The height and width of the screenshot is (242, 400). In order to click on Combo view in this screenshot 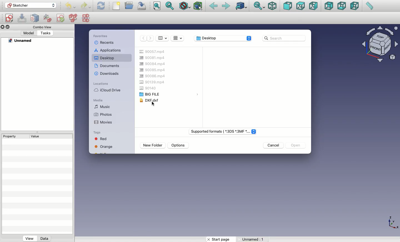, I will do `click(42, 27)`.